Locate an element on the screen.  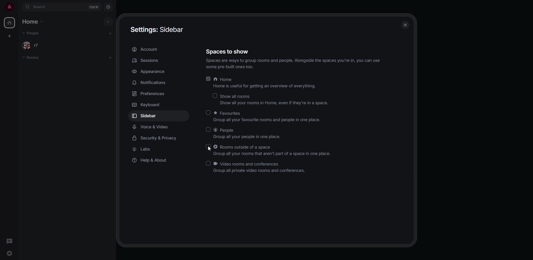
click to enable is located at coordinates (208, 112).